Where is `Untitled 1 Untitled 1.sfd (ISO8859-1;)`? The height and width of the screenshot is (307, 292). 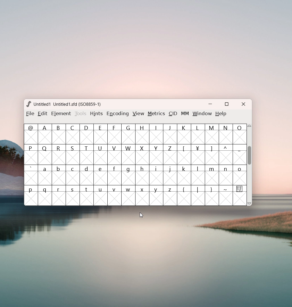 Untitled 1 Untitled 1.sfd (ISO8859-1;) is located at coordinates (67, 104).